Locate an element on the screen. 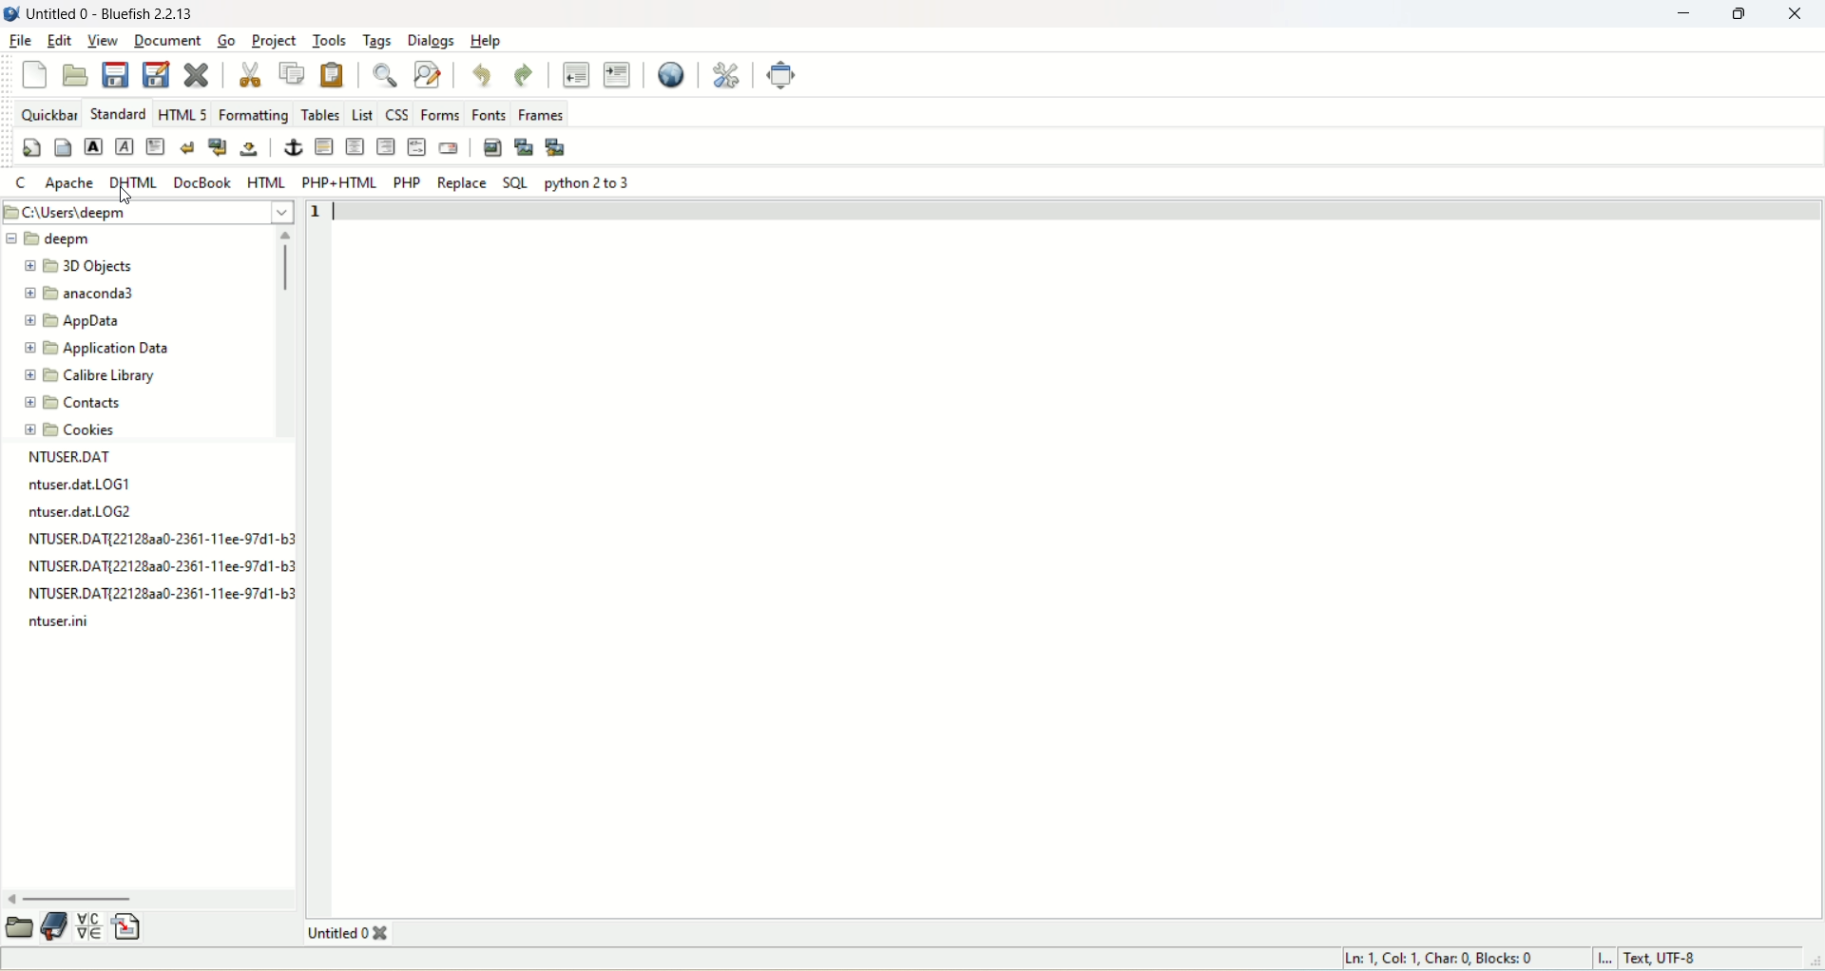 Image resolution: width=1825 pixels, height=971 pixels. anaconda is located at coordinates (86, 294).